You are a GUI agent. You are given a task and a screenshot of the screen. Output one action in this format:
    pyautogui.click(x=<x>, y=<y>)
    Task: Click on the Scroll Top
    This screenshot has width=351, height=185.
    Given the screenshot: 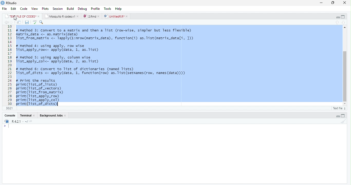 What is the action you would take?
    pyautogui.click(x=344, y=27)
    